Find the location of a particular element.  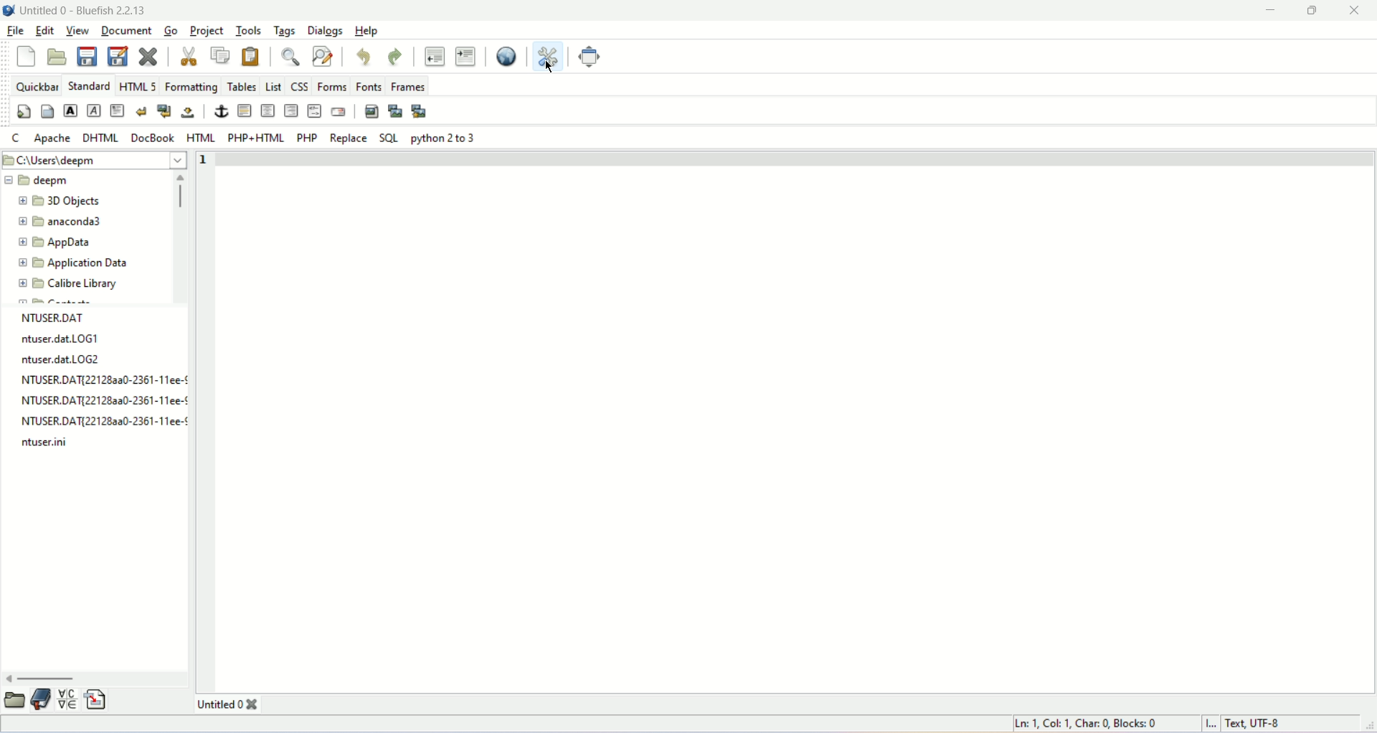

help is located at coordinates (368, 30).